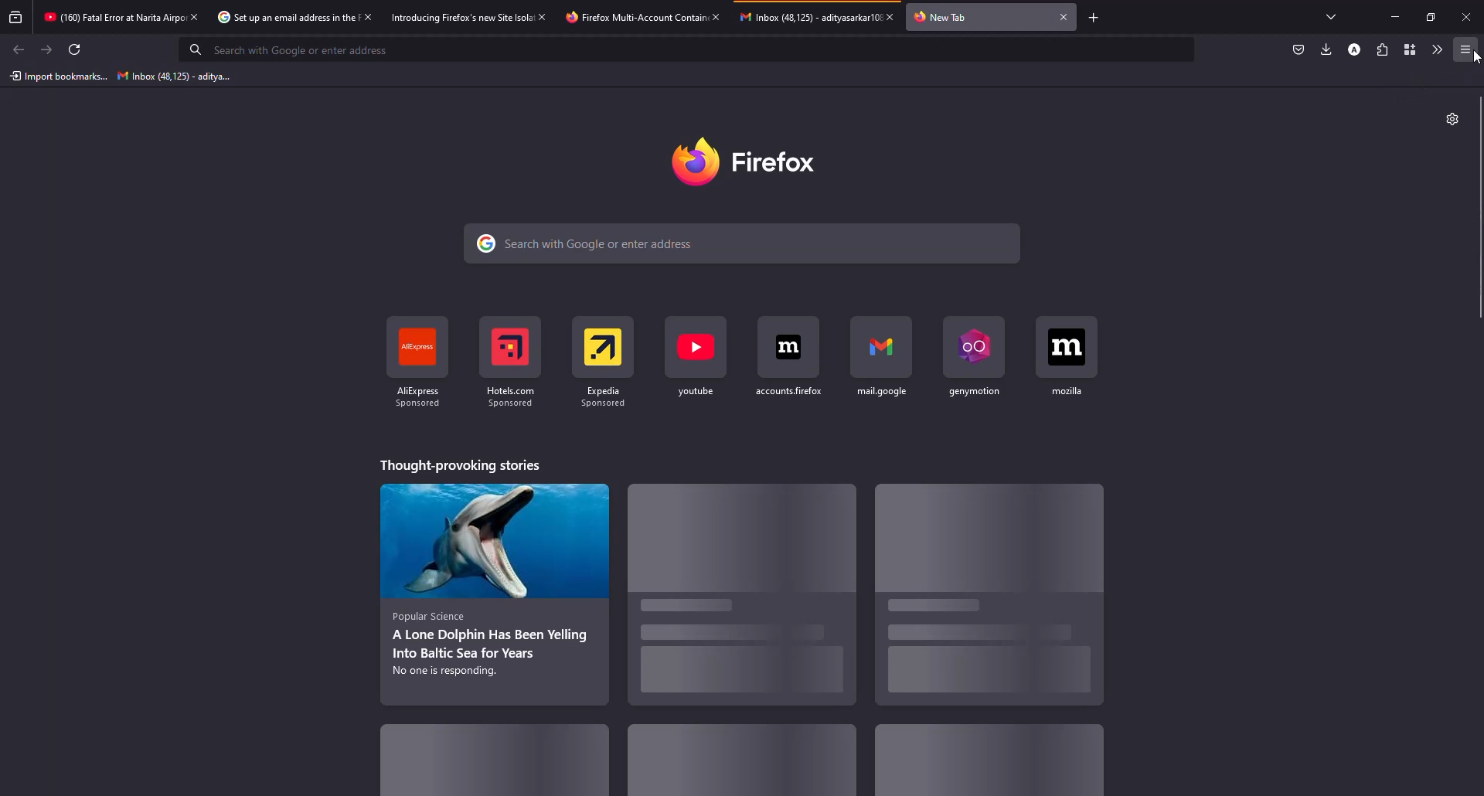 The height and width of the screenshot is (796, 1484). I want to click on close, so click(366, 16).